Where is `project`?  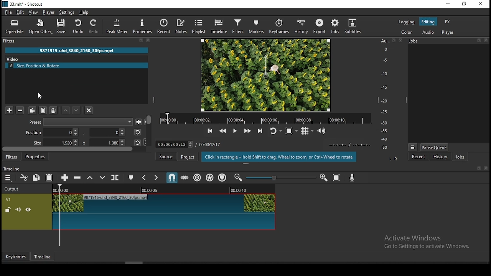
project is located at coordinates (189, 157).